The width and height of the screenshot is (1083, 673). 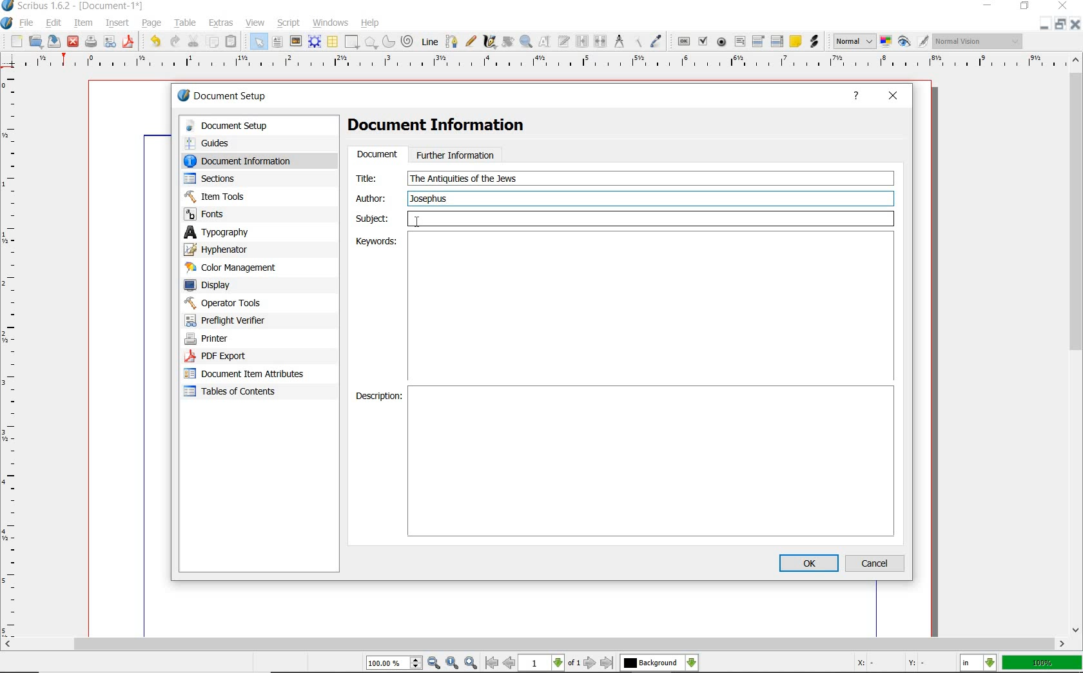 What do you see at coordinates (91, 43) in the screenshot?
I see `print` at bounding box center [91, 43].